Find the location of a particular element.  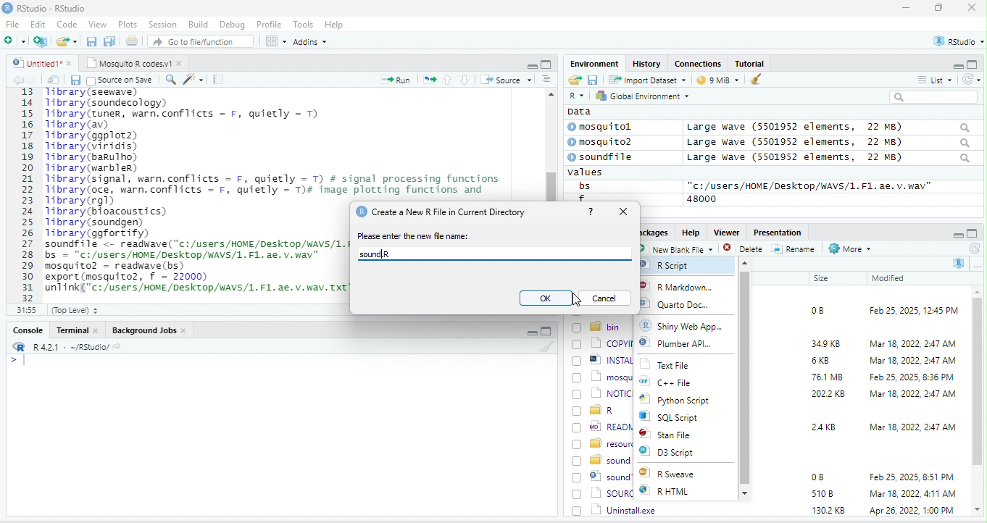

Help is located at coordinates (691, 231).